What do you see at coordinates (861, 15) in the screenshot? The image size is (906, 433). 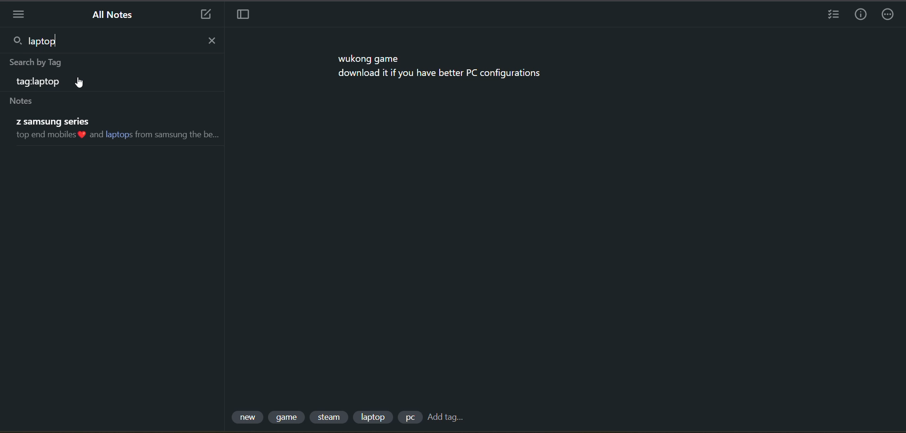 I see `info` at bounding box center [861, 15].